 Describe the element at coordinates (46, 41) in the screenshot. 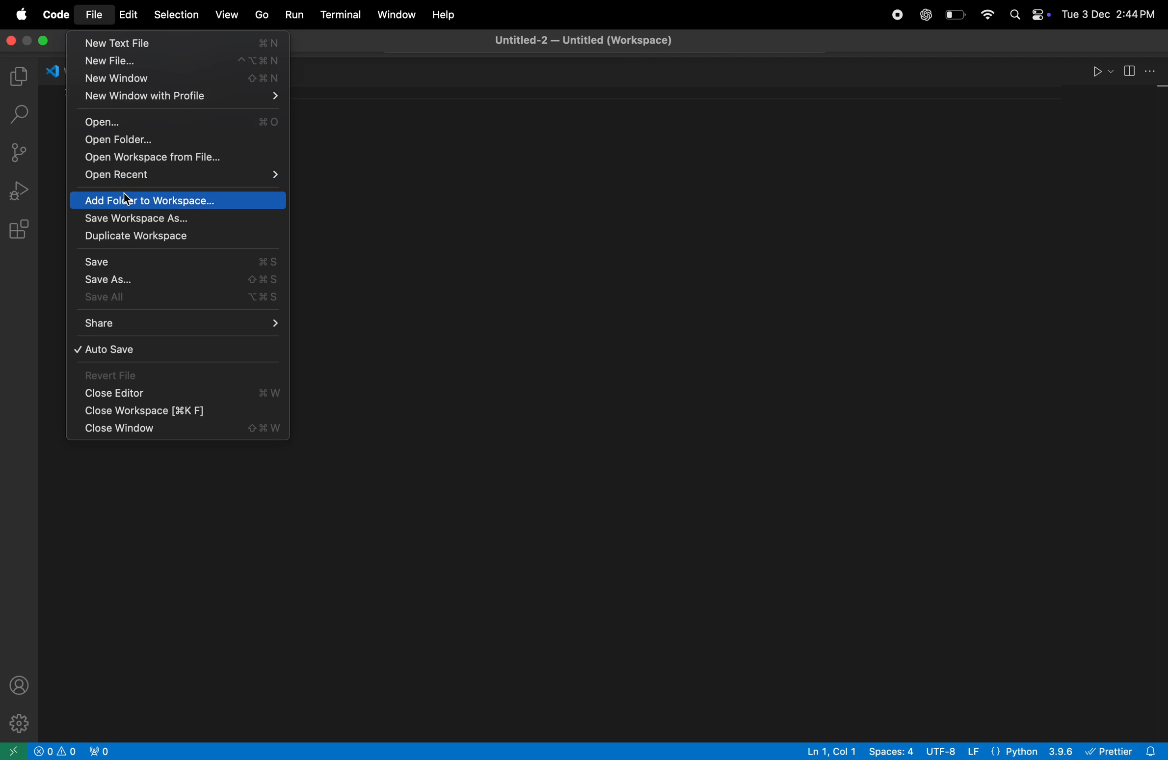

I see `maximize` at that location.